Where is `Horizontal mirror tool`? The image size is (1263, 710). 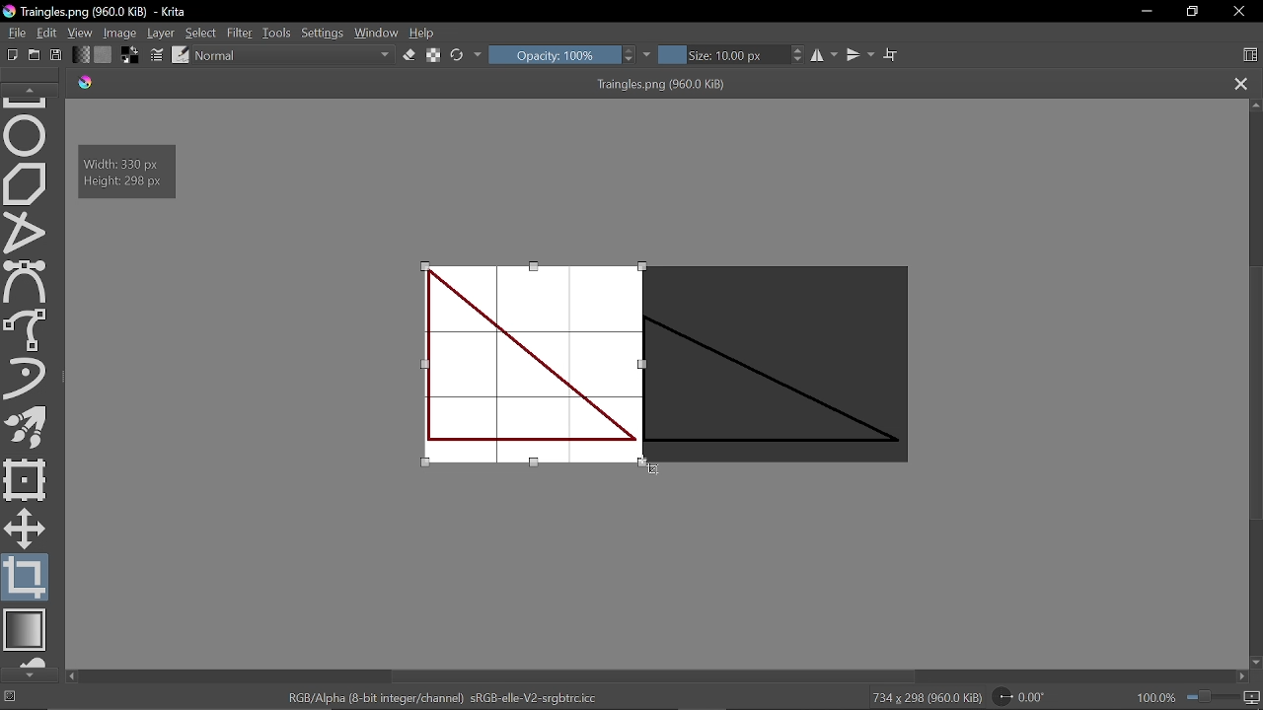
Horizontal mirror tool is located at coordinates (826, 55).